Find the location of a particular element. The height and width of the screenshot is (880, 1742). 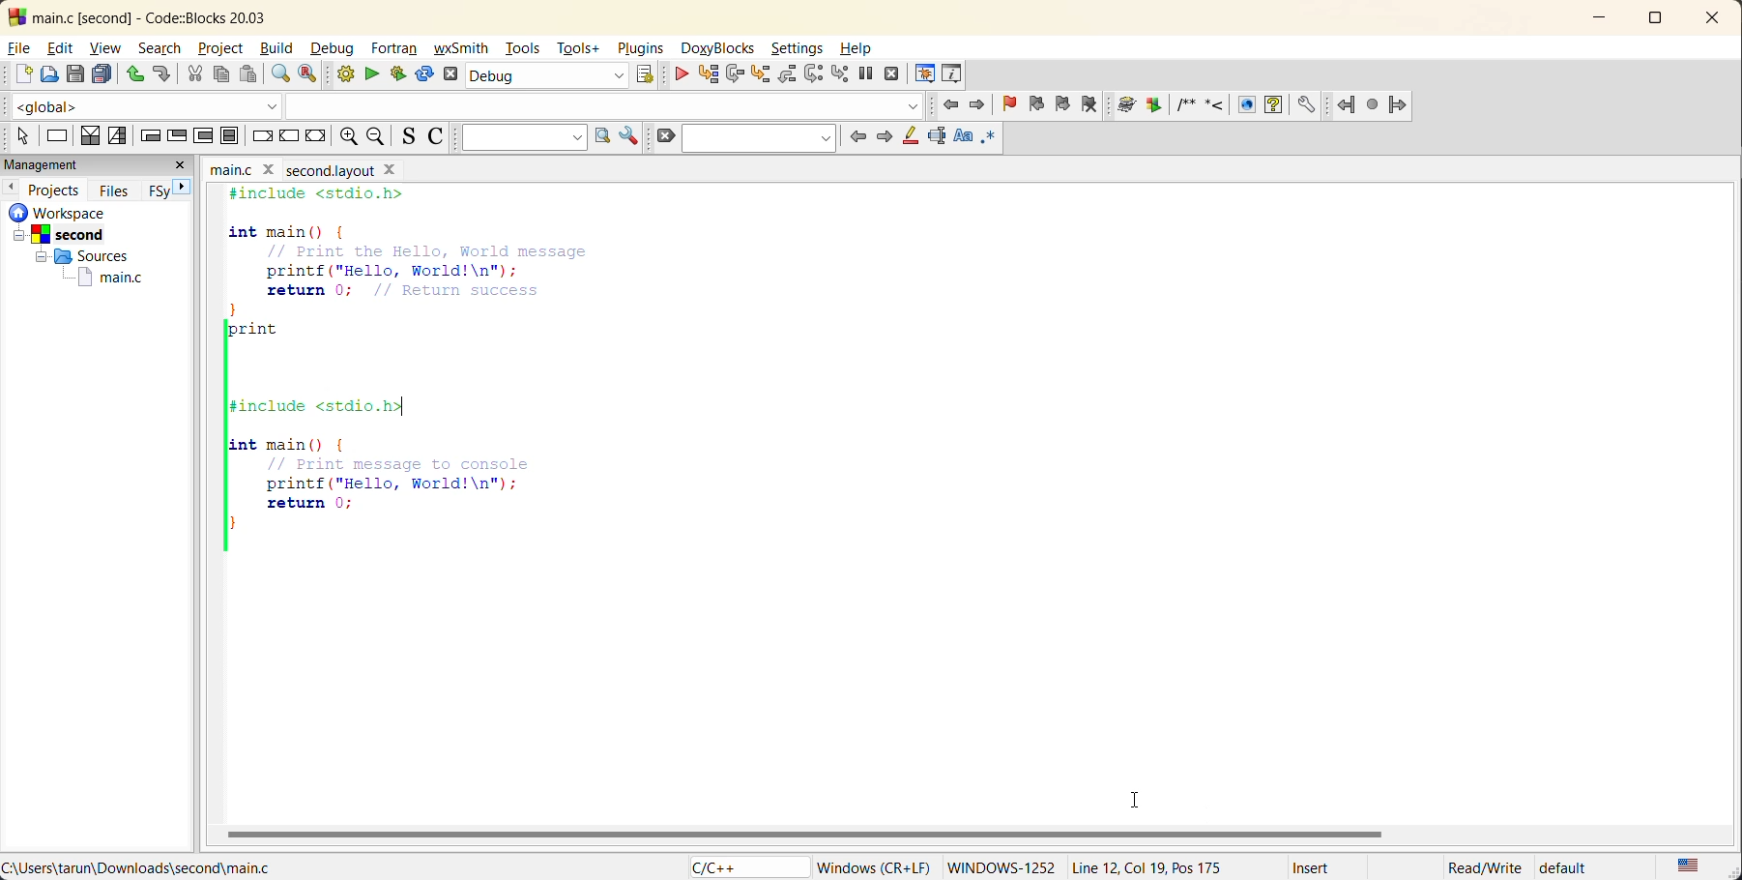

default is located at coordinates (1582, 868).